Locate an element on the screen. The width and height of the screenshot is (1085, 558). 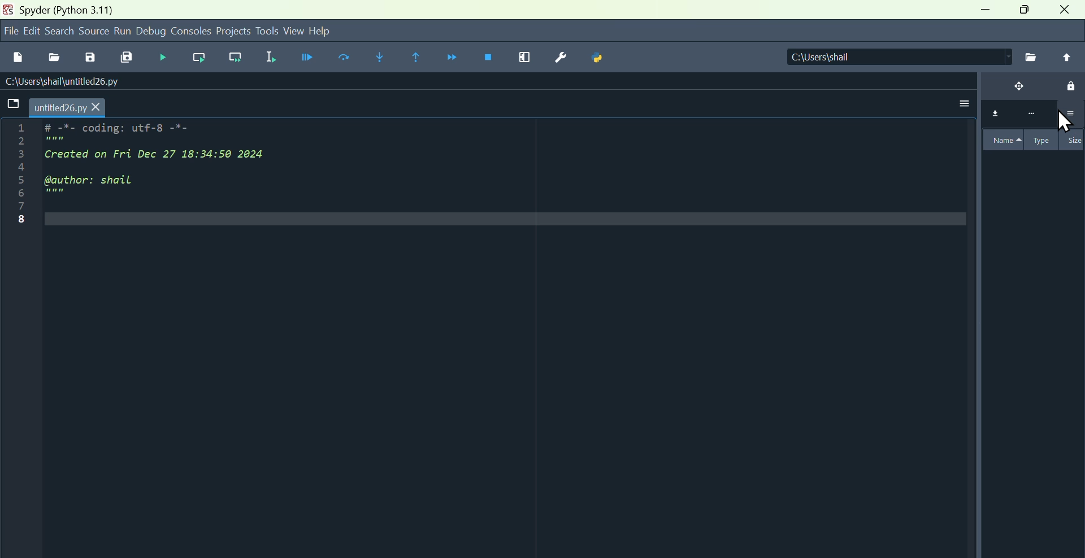
# -*- coding: utf-8 -*-
Created on Fri Dec 27 18:34:50 2024
@author: shail is located at coordinates (181, 167).